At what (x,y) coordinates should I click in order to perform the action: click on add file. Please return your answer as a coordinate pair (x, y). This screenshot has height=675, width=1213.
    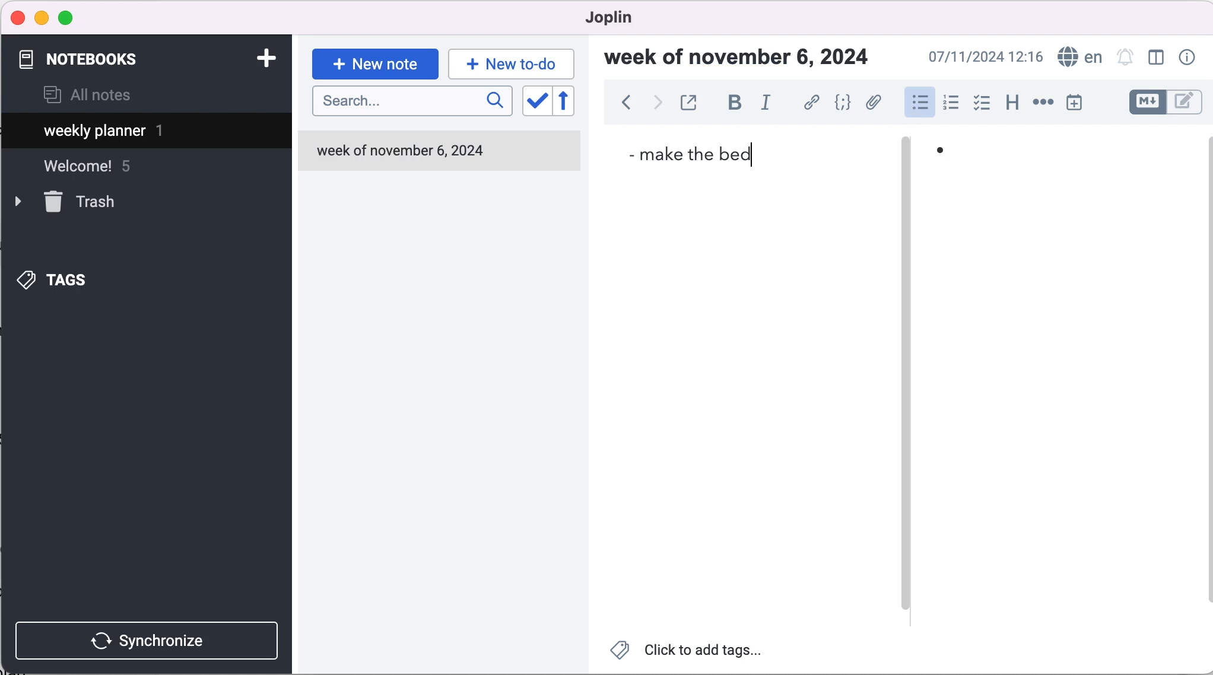
    Looking at the image, I should click on (874, 104).